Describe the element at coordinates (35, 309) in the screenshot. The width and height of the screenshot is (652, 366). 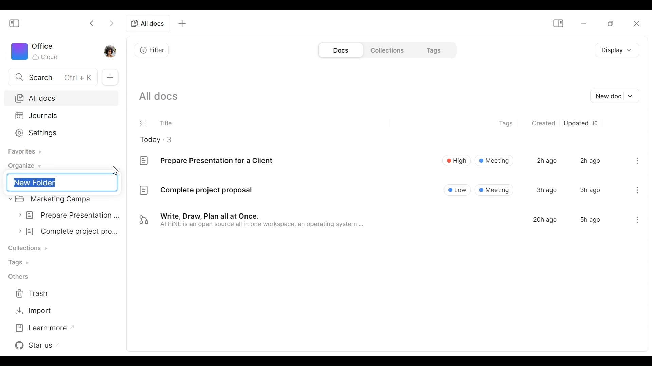
I see `Import` at that location.